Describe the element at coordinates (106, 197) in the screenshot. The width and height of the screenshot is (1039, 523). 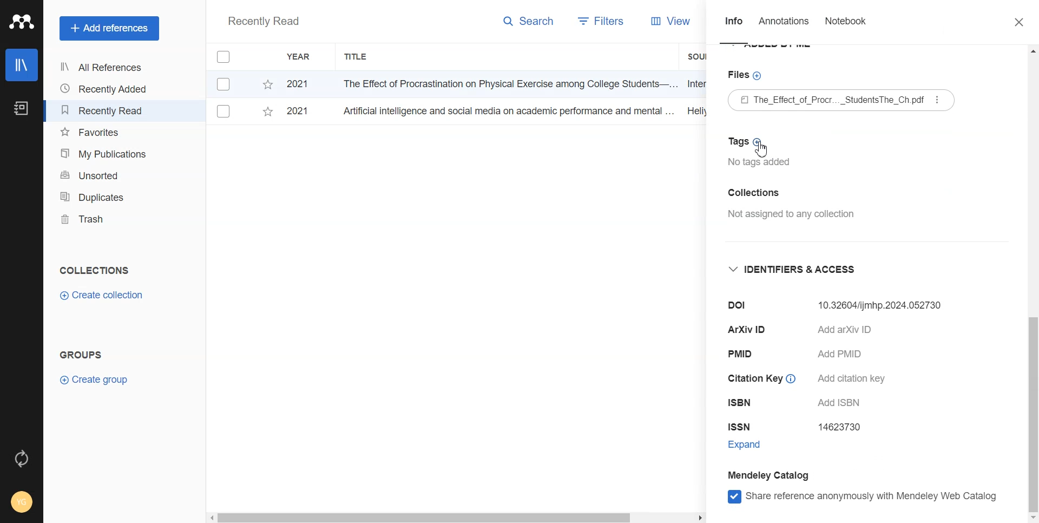
I see `Duplicates` at that location.